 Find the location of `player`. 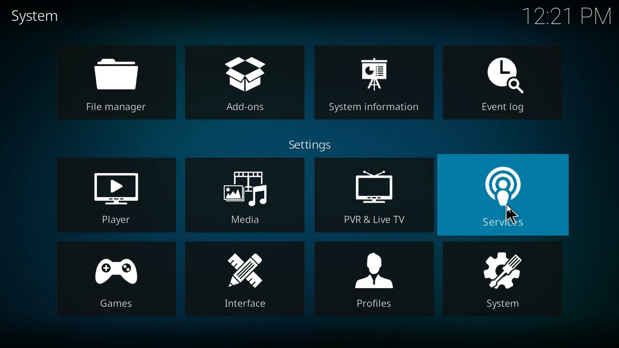

player is located at coordinates (116, 194).